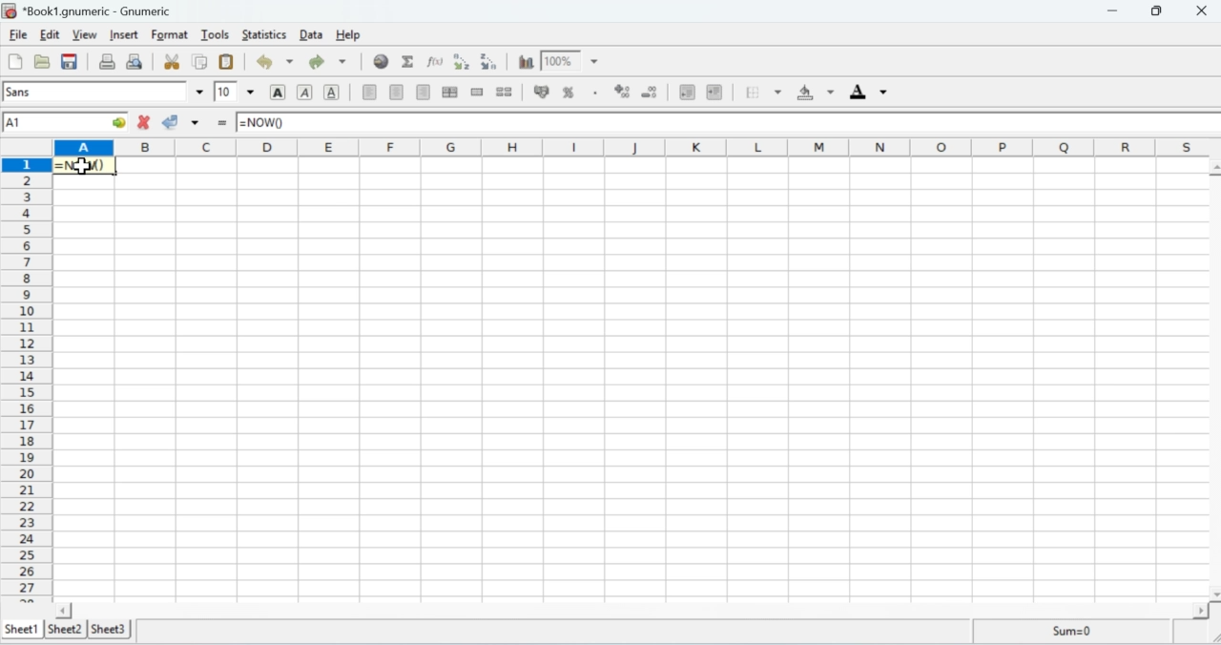  Describe the element at coordinates (18, 34) in the screenshot. I see `File` at that location.